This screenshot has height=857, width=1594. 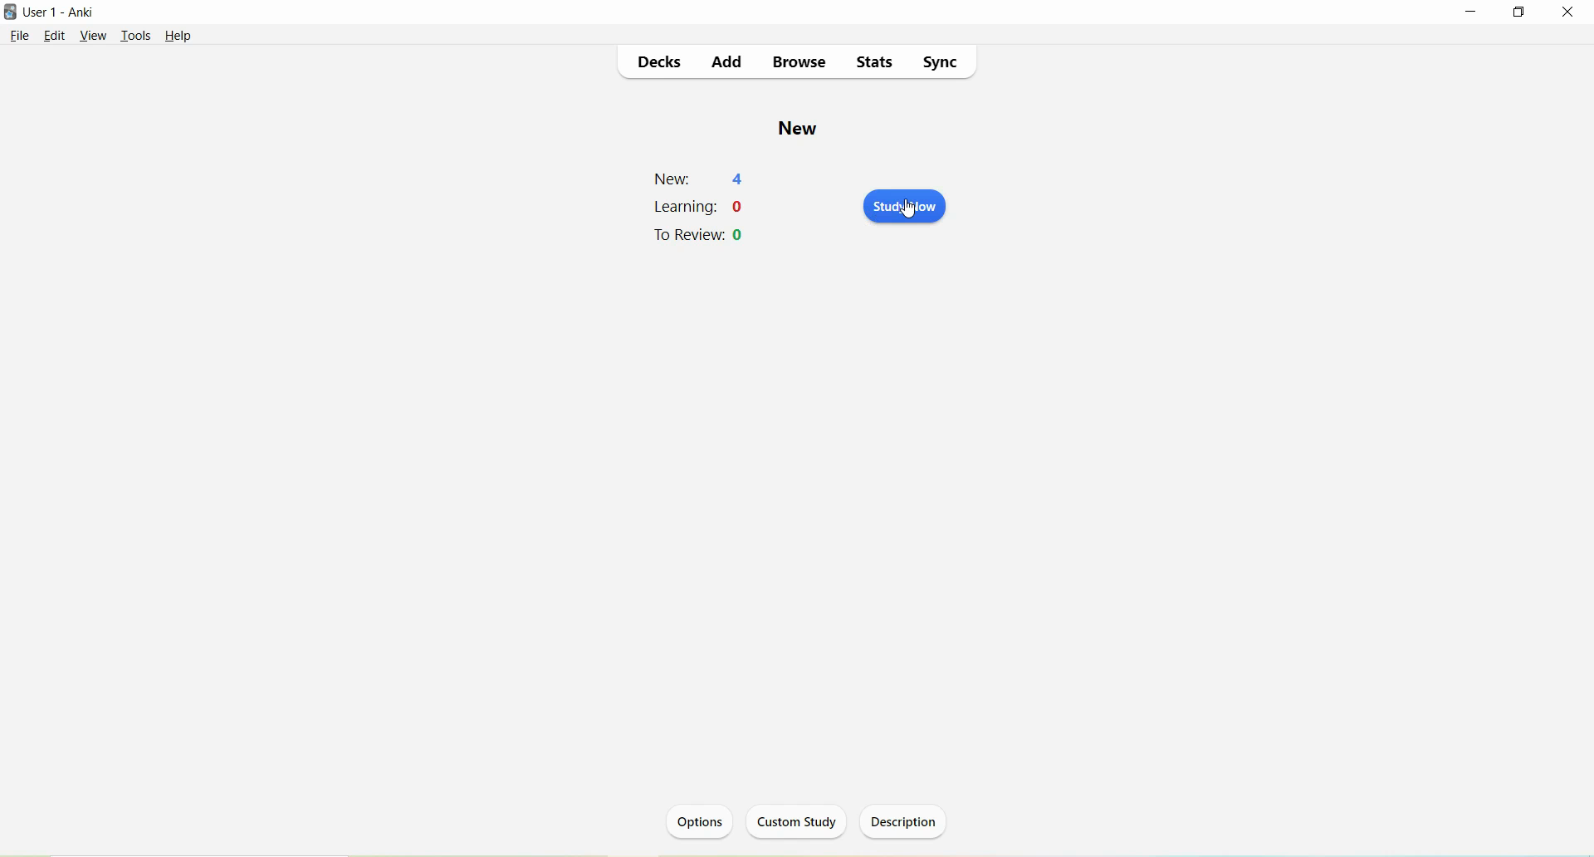 I want to click on cursor, so click(x=912, y=210).